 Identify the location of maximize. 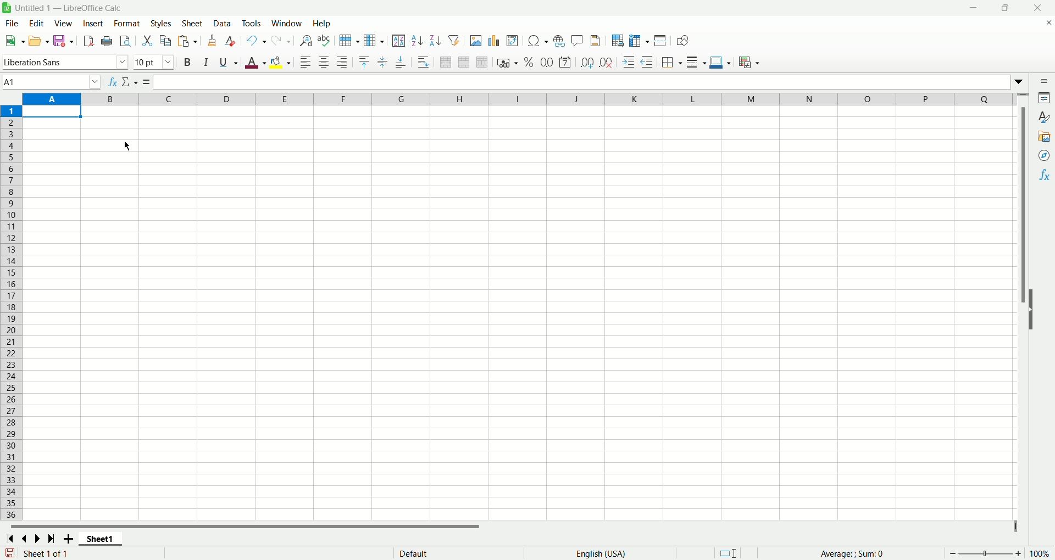
(1006, 9).